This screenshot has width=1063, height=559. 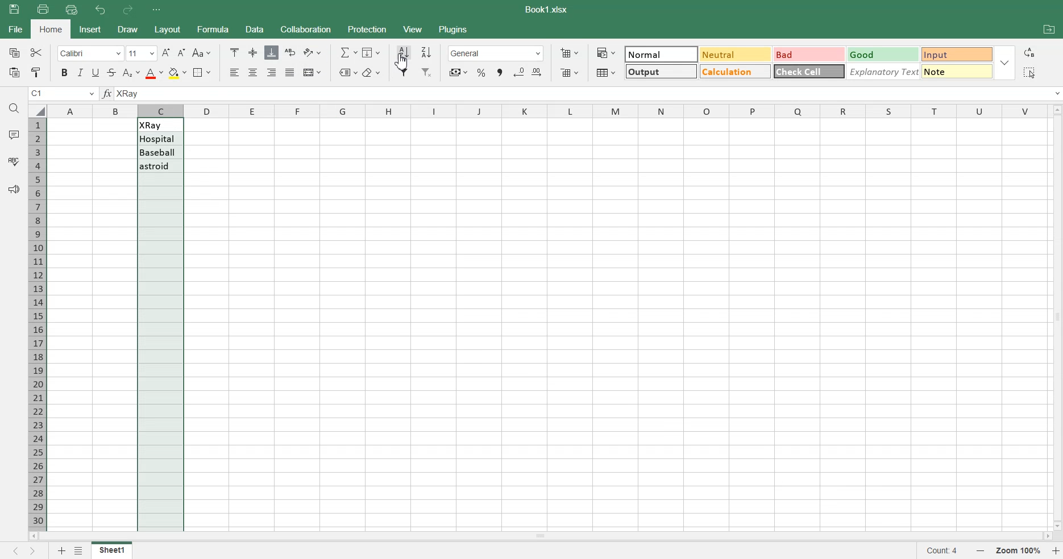 What do you see at coordinates (108, 94) in the screenshot?
I see `Formula` at bounding box center [108, 94].